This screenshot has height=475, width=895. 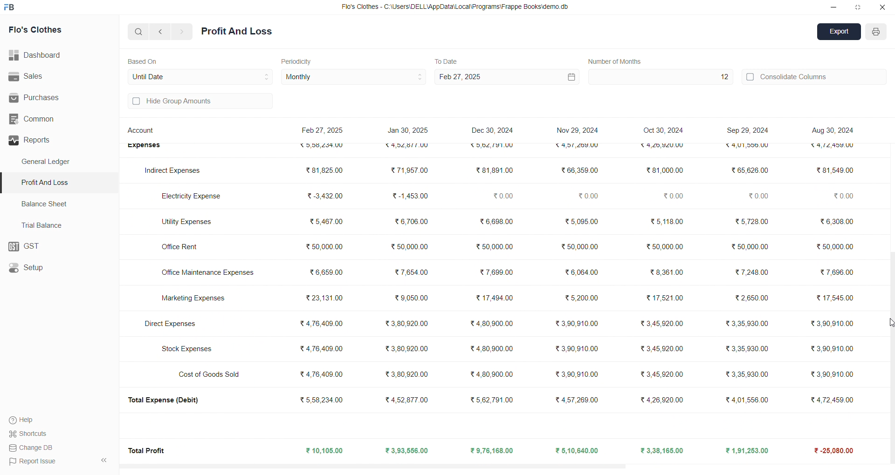 What do you see at coordinates (48, 119) in the screenshot?
I see `Common` at bounding box center [48, 119].